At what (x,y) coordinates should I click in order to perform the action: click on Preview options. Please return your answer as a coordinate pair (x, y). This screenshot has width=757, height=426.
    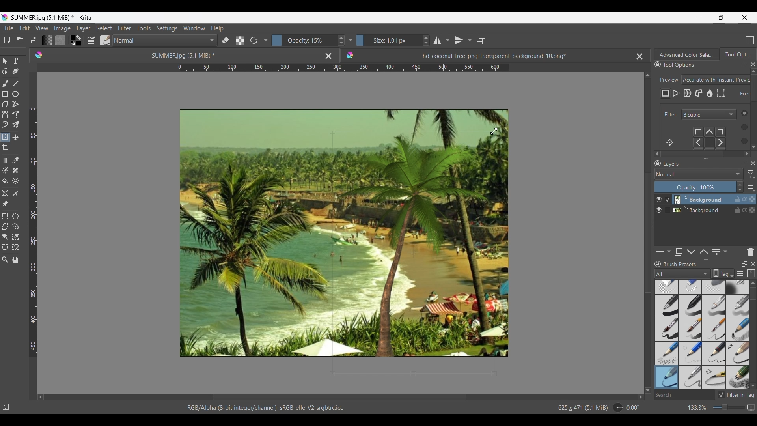
    Looking at the image, I should click on (716, 80).